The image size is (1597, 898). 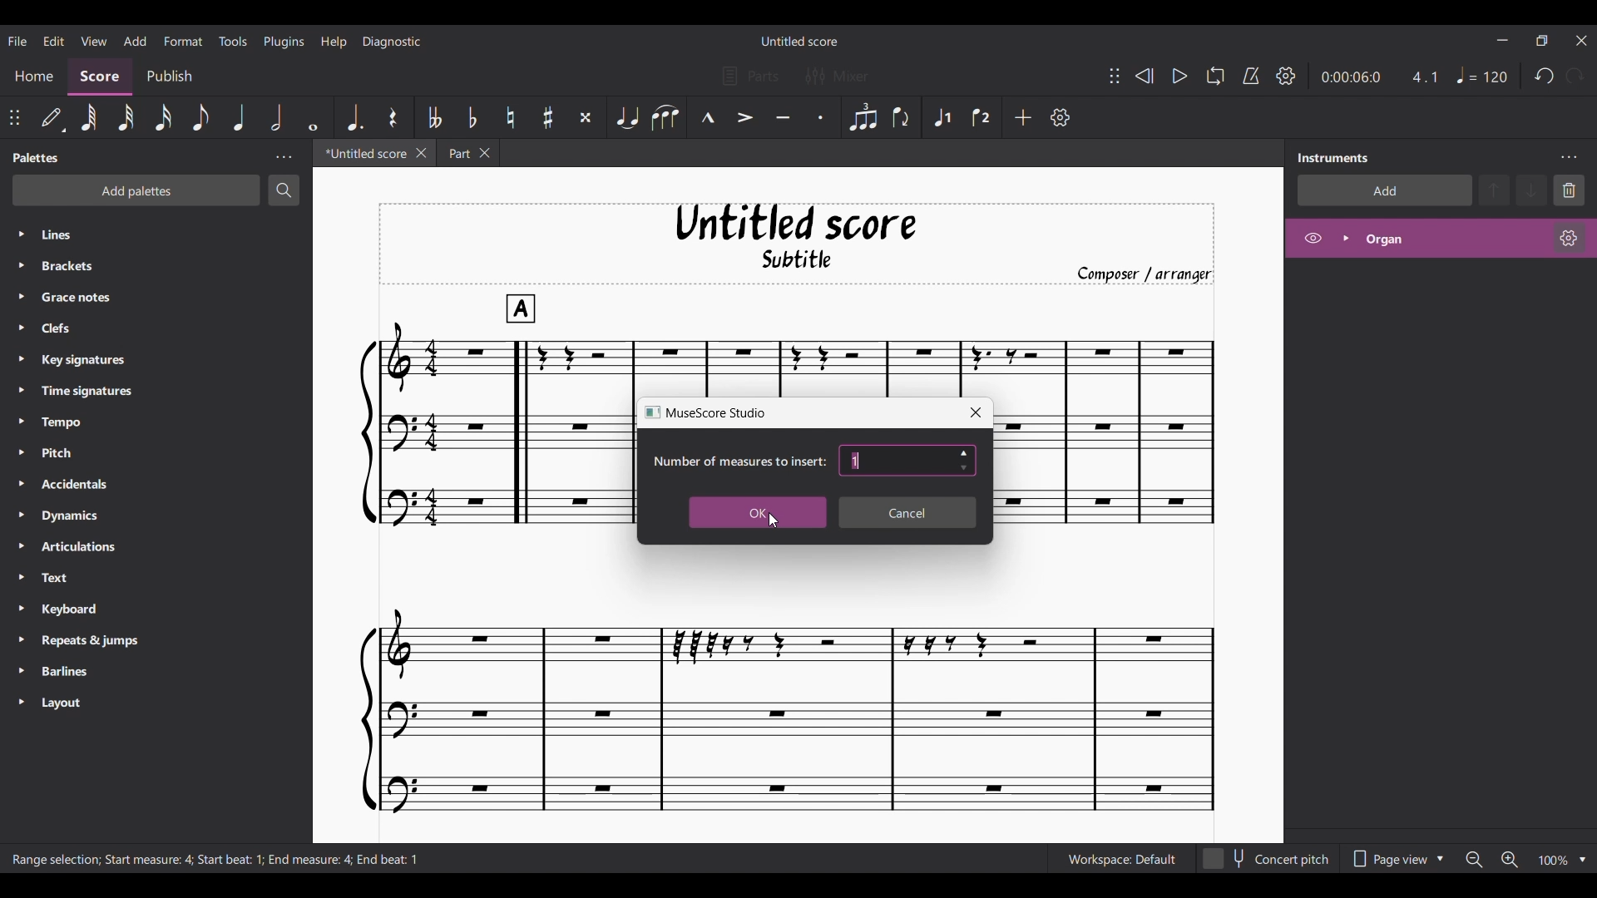 What do you see at coordinates (757, 513) in the screenshot?
I see `Save input made` at bounding box center [757, 513].